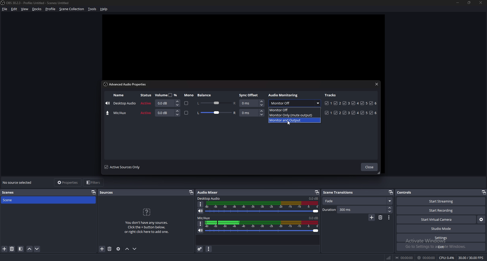 The image size is (487, 261). What do you see at coordinates (216, 113) in the screenshot?
I see `balance adjust` at bounding box center [216, 113].